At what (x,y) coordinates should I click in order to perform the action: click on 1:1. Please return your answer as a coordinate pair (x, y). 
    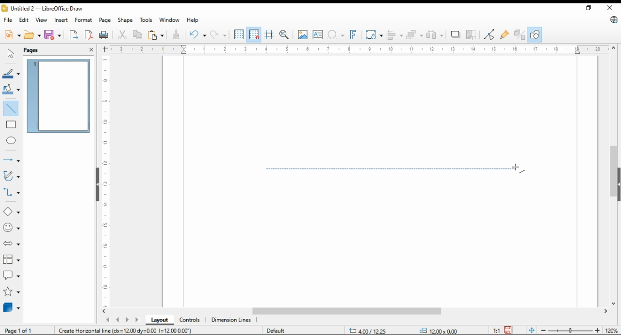
    Looking at the image, I should click on (496, 330).